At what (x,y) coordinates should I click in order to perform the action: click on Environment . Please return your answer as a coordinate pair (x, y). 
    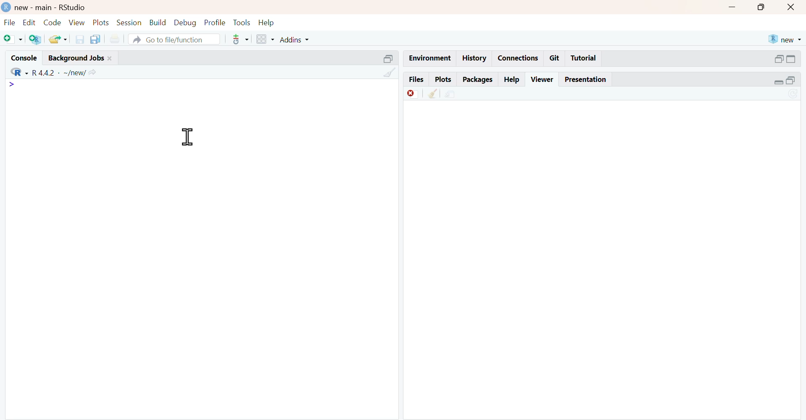
    Looking at the image, I should click on (431, 58).